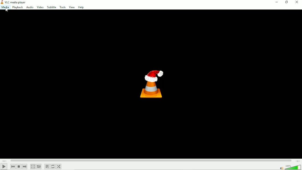 This screenshot has height=170, width=302. I want to click on Total duration, so click(297, 161).